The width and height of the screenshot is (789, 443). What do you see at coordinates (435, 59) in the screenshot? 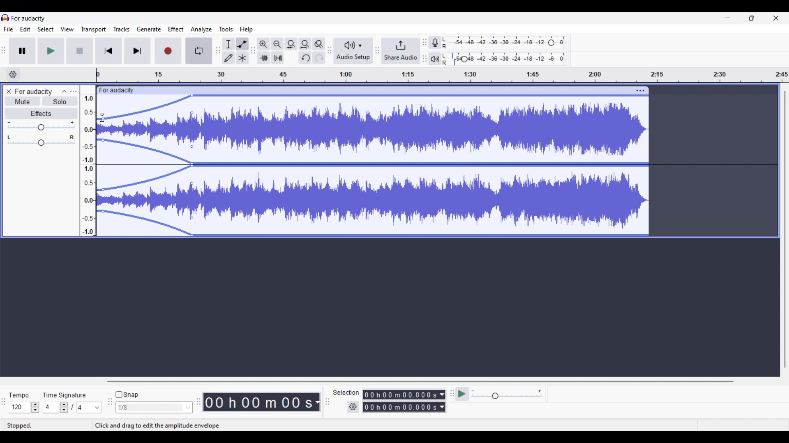
I see `Playback meter` at bounding box center [435, 59].